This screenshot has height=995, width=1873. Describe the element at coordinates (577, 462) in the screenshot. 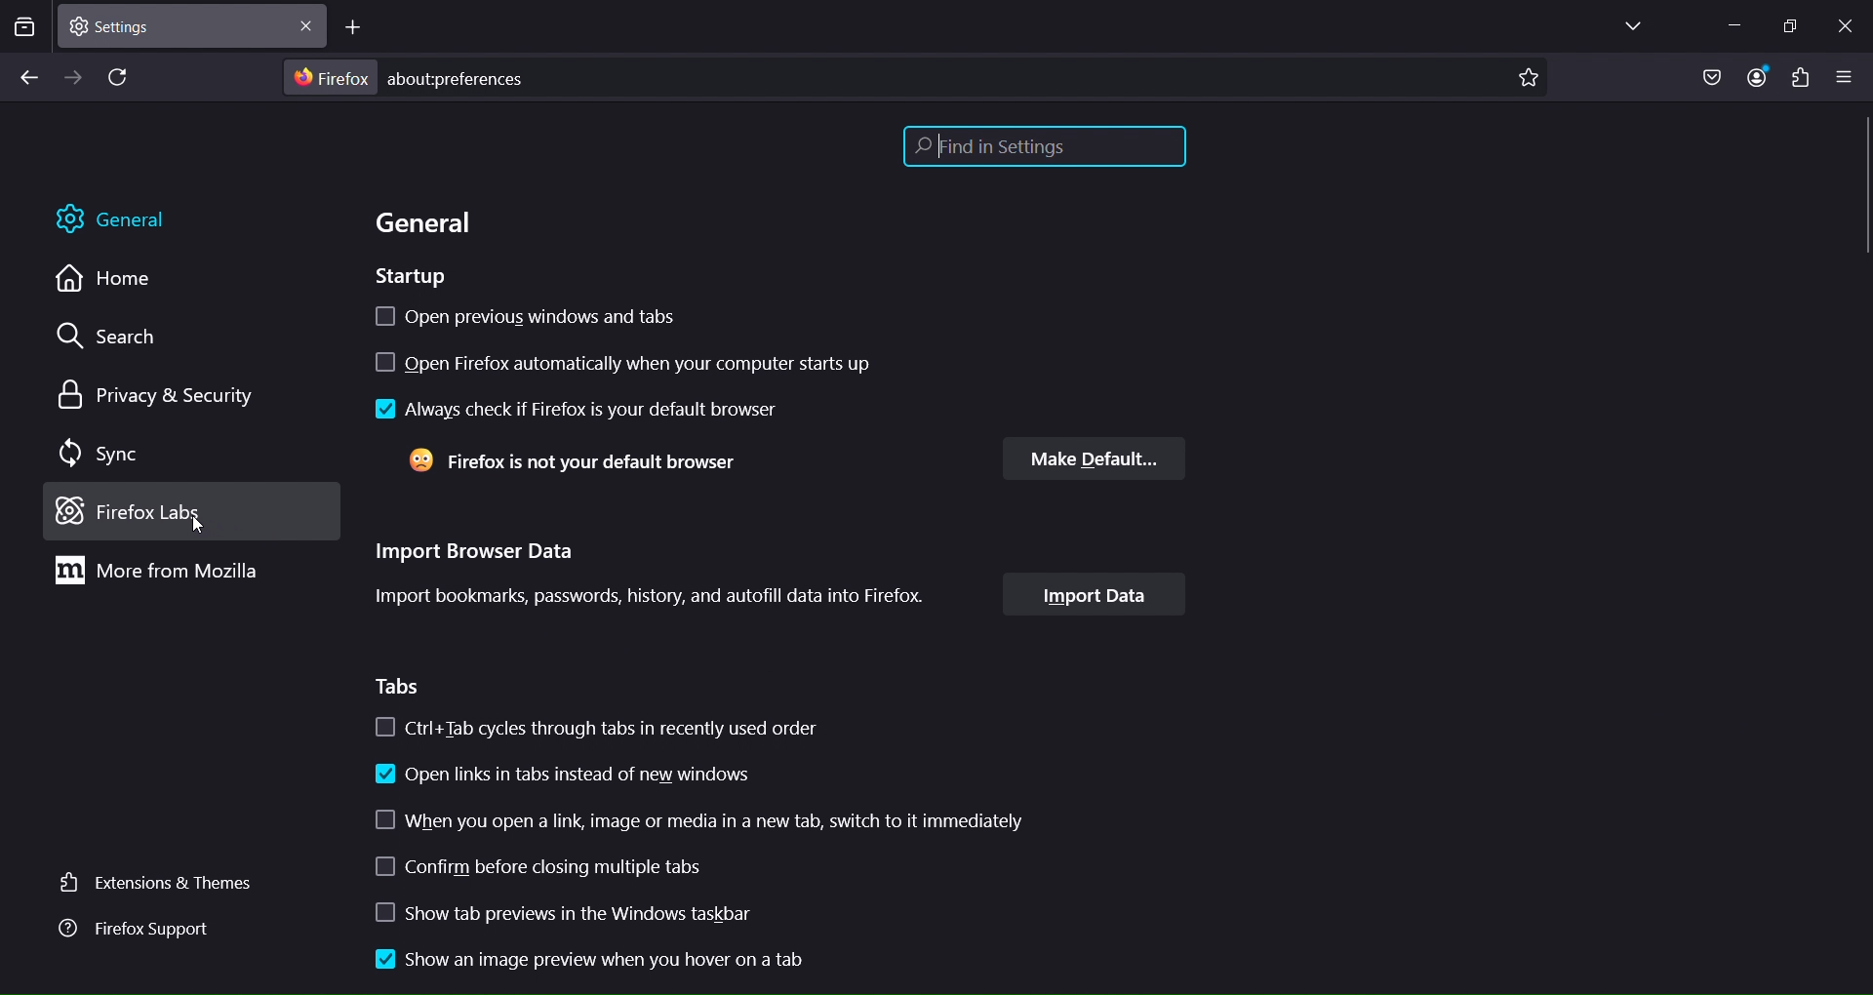

I see `Firefox is not your default browser` at that location.